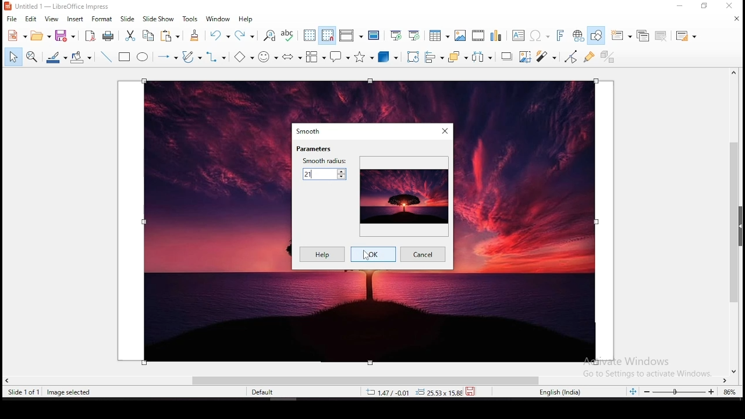 This screenshot has height=419, width=745. I want to click on insert video, so click(478, 36).